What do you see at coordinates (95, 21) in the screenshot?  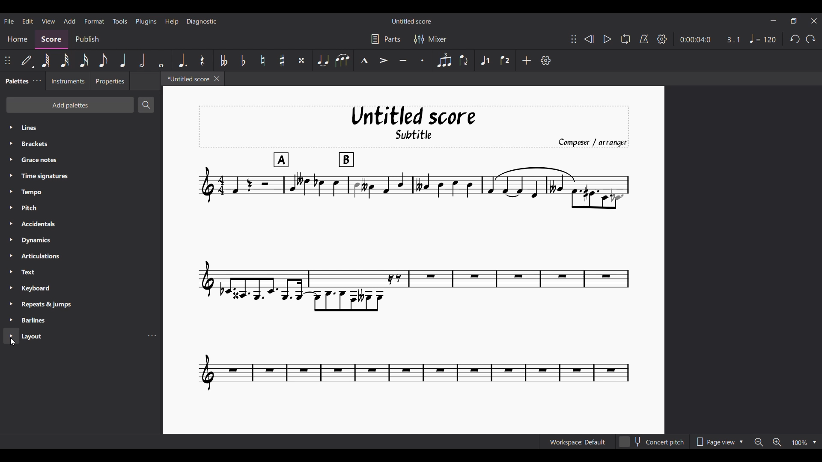 I see `Format menu` at bounding box center [95, 21].